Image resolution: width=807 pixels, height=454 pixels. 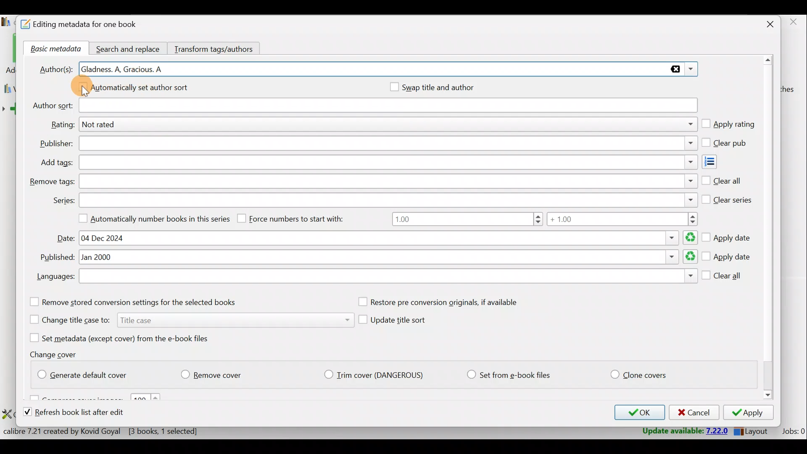 What do you see at coordinates (82, 413) in the screenshot?
I see `Refresh book list after edit` at bounding box center [82, 413].